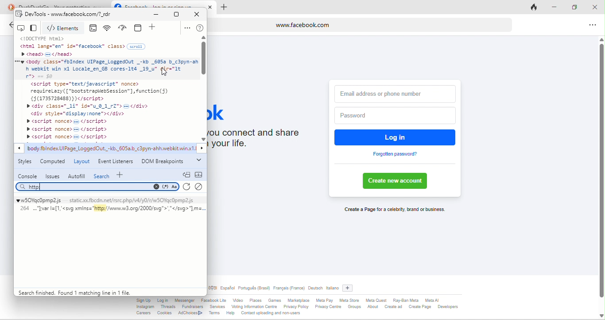 The image size is (605, 320). I want to click on <Doctype html><html lang="en" ide"facebook” class» (scrail» <head> ww </head>+ <body class="fbIndex UIPage_LoggedOut _-kb _605a b_c3pyn-ahh webkit win x1 Locale en_GB cores-1t4 _19u" "it> == 50<script types"text/Javascript” nonce>requireLazy(["bootstraphebsession*], function(3)13(1735728488)) </script>b <div class" _1i" ids"y_0_1_rZ"> cn </div><div styles"display:none"></div>» <script nonces as </script>» <script nonces a </script>» <script nonces a </script>, so click(106, 88).